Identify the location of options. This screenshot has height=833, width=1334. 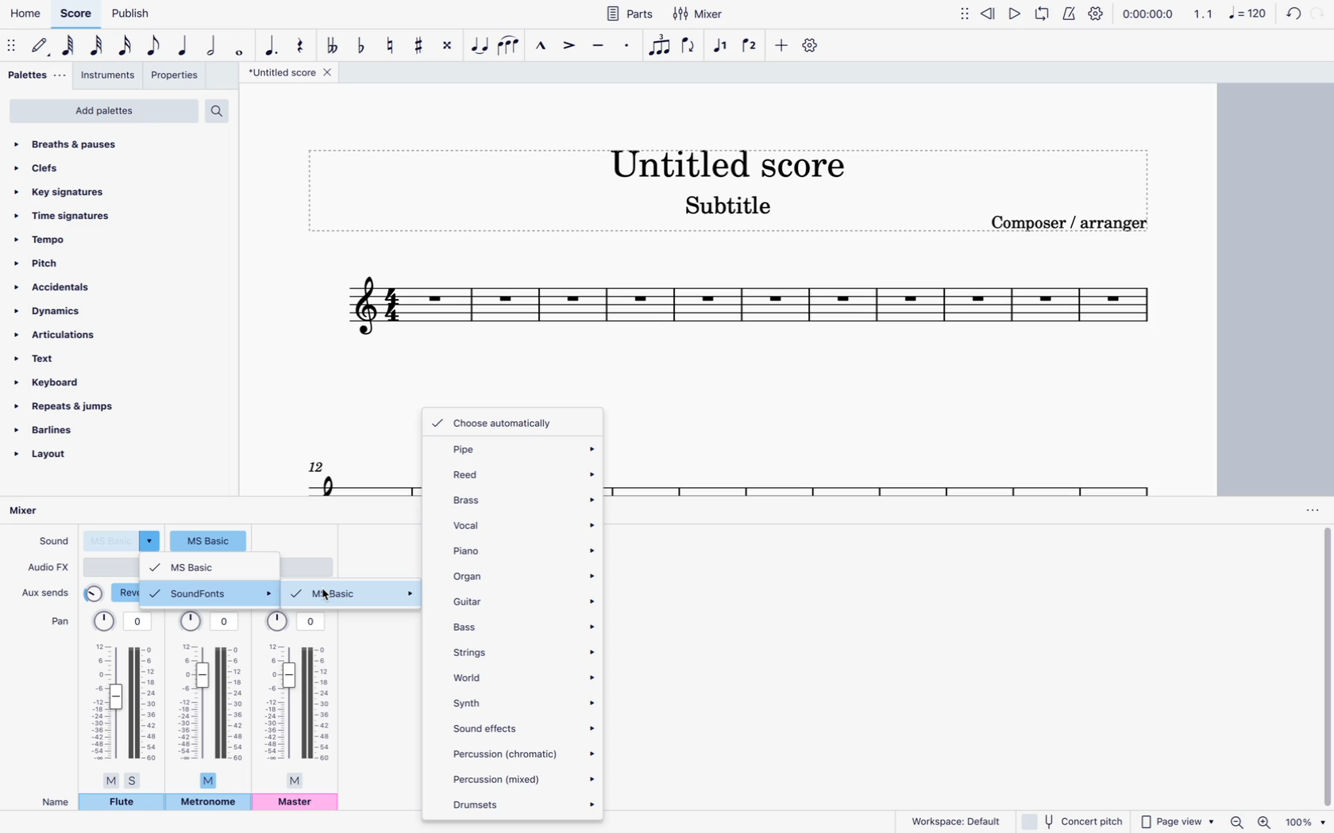
(1311, 510).